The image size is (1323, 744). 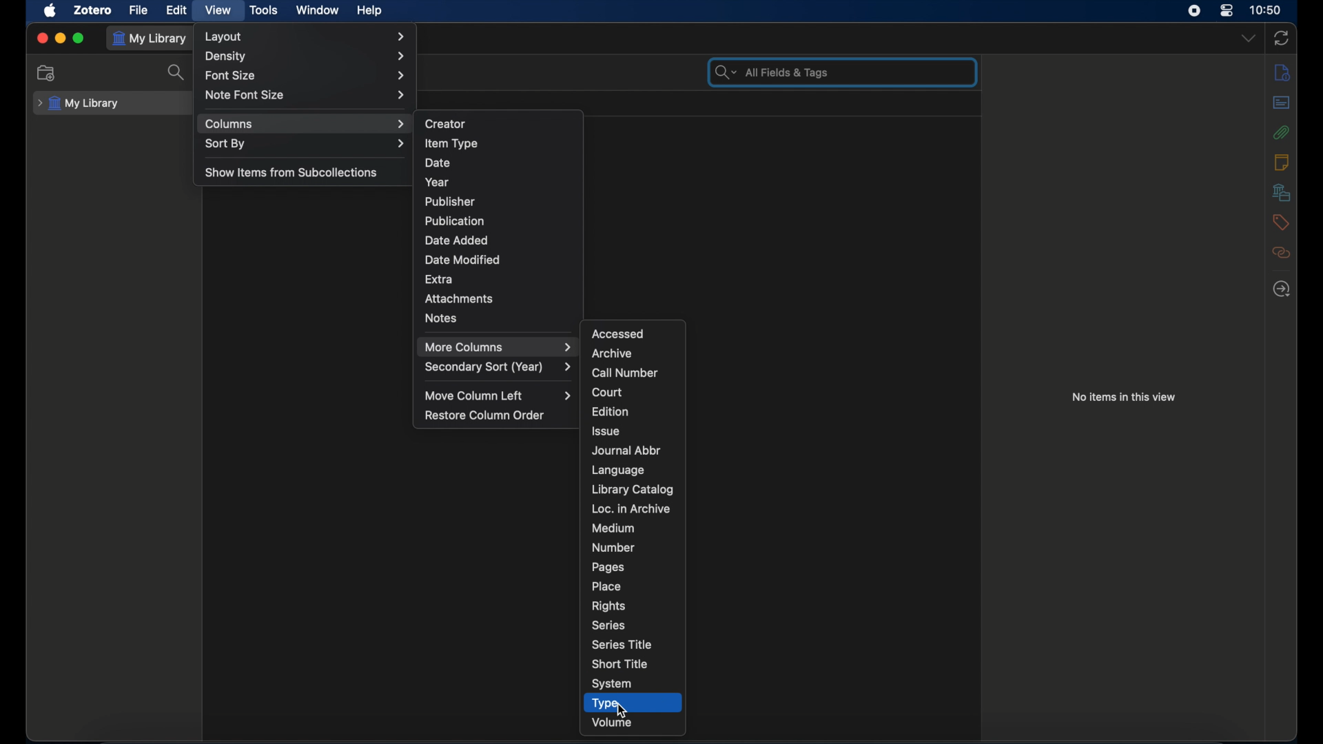 I want to click on minimize, so click(x=59, y=38).